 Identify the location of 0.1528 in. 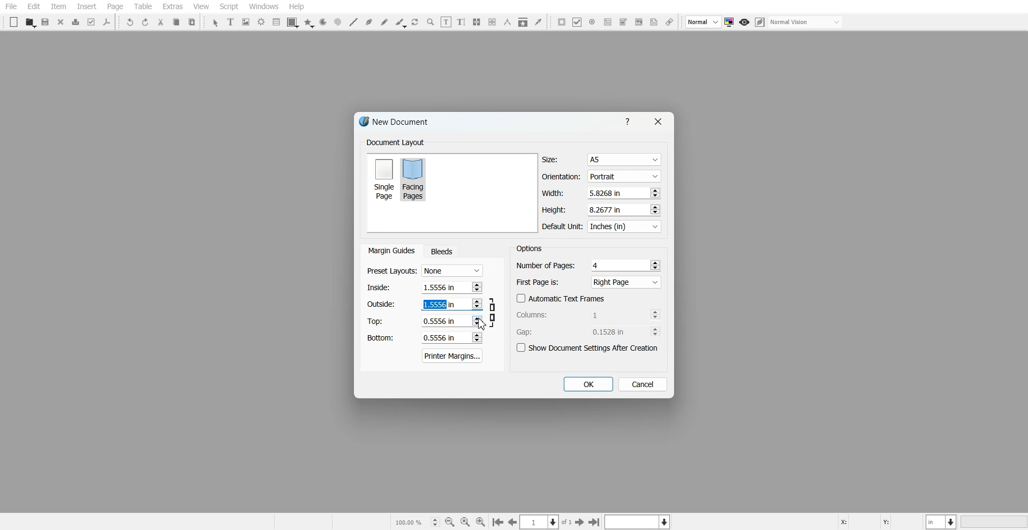
(612, 331).